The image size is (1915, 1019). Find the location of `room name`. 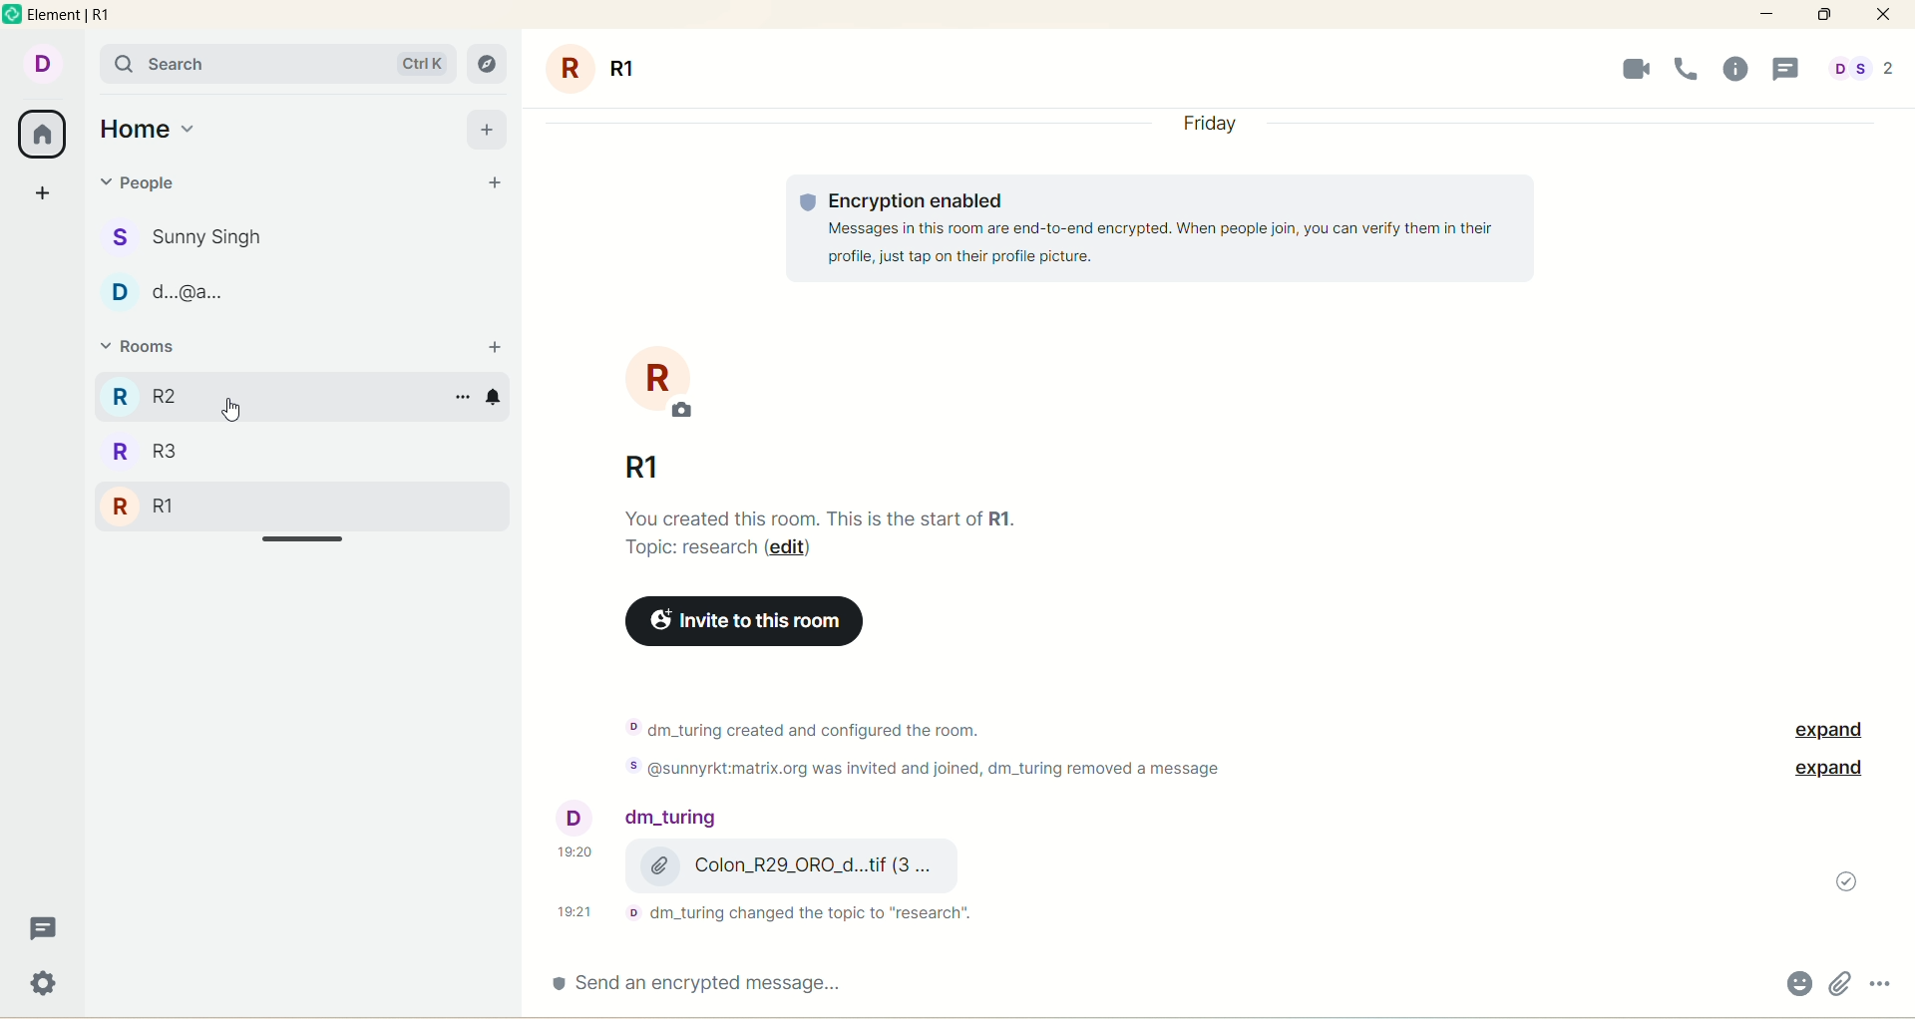

room name is located at coordinates (613, 67).